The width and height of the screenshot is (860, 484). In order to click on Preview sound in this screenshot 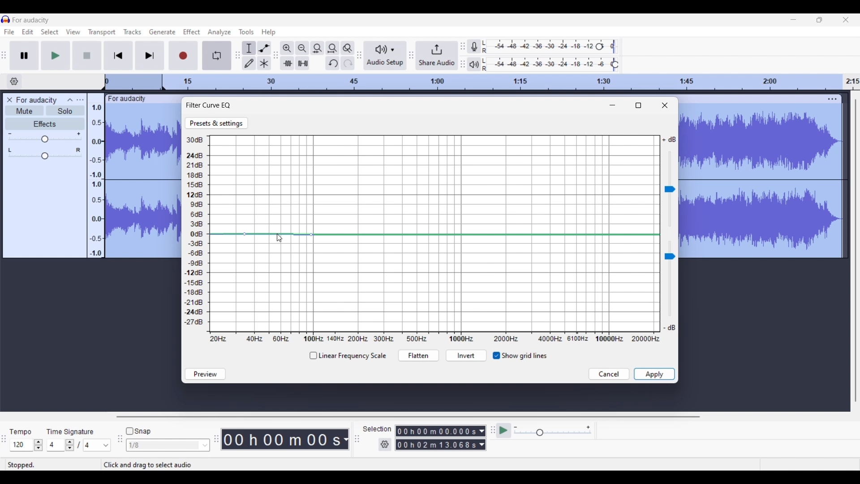, I will do `click(205, 374)`.